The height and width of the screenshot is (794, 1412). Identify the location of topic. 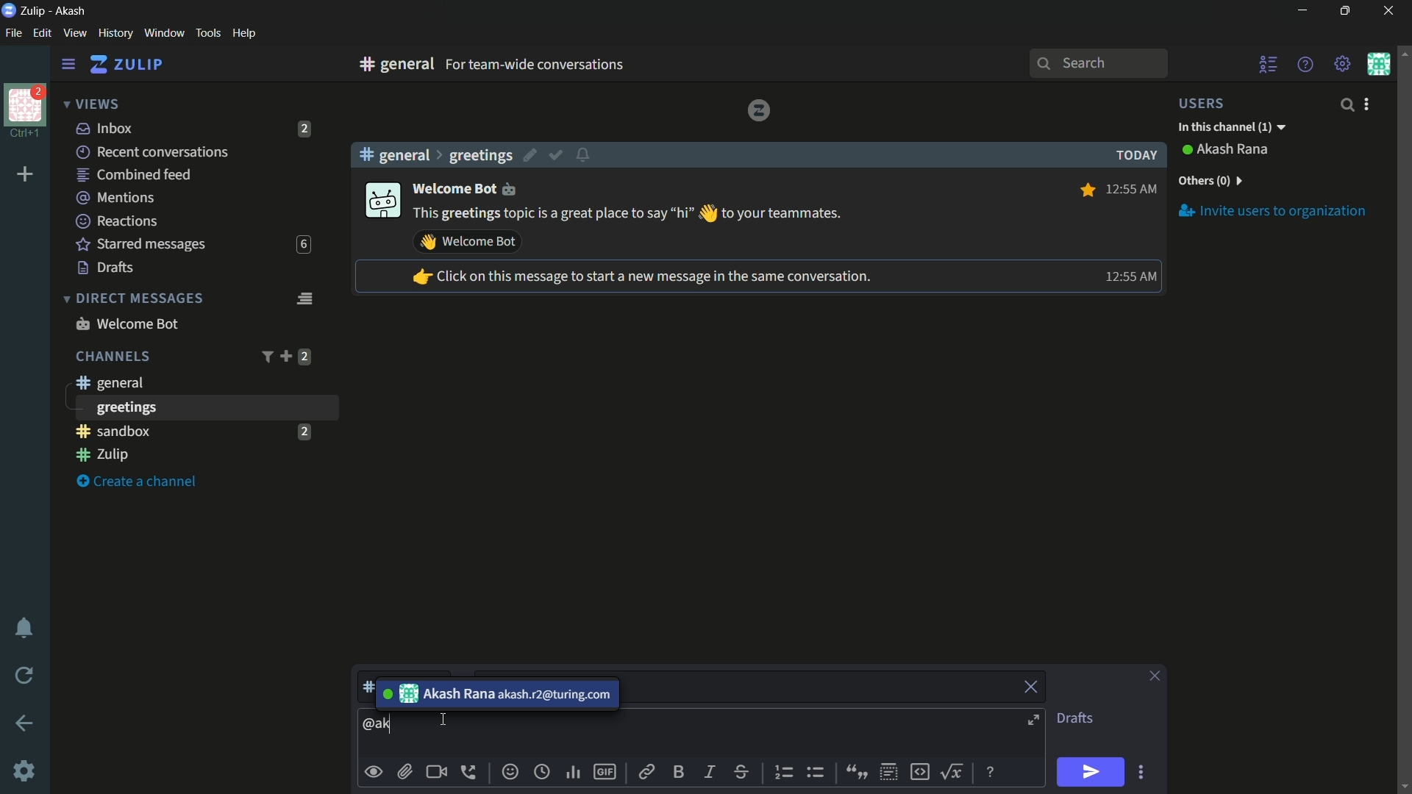
(823, 687).